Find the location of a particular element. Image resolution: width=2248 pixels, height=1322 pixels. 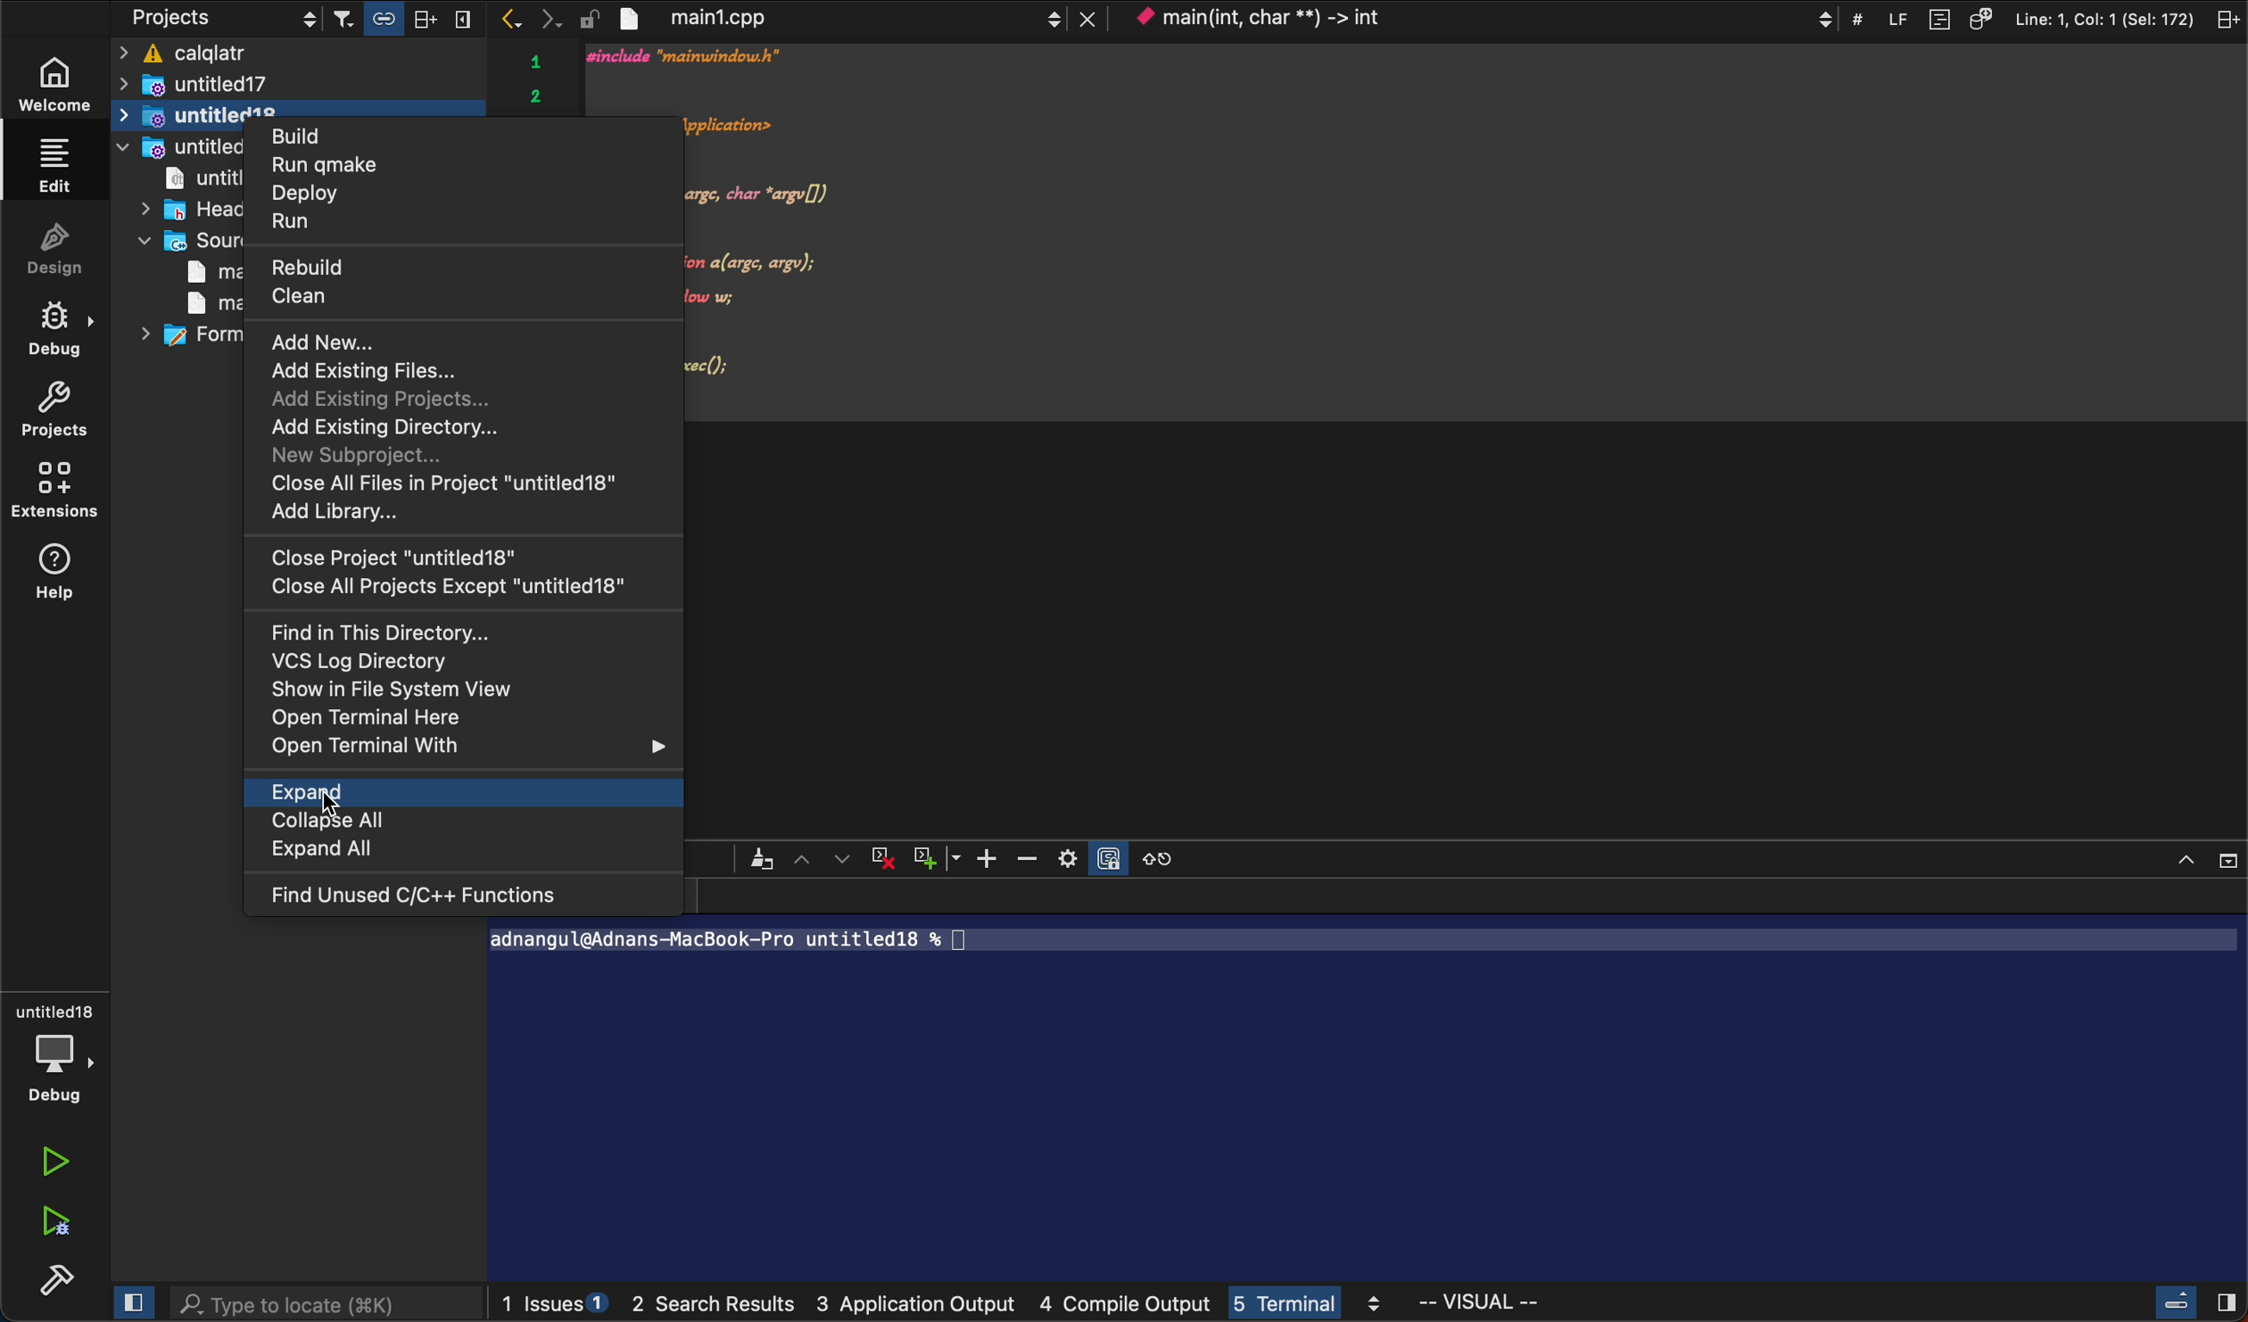

expand is located at coordinates (461, 789).